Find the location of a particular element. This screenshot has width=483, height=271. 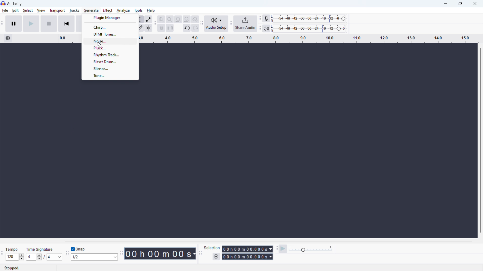

analyze is located at coordinates (123, 10).